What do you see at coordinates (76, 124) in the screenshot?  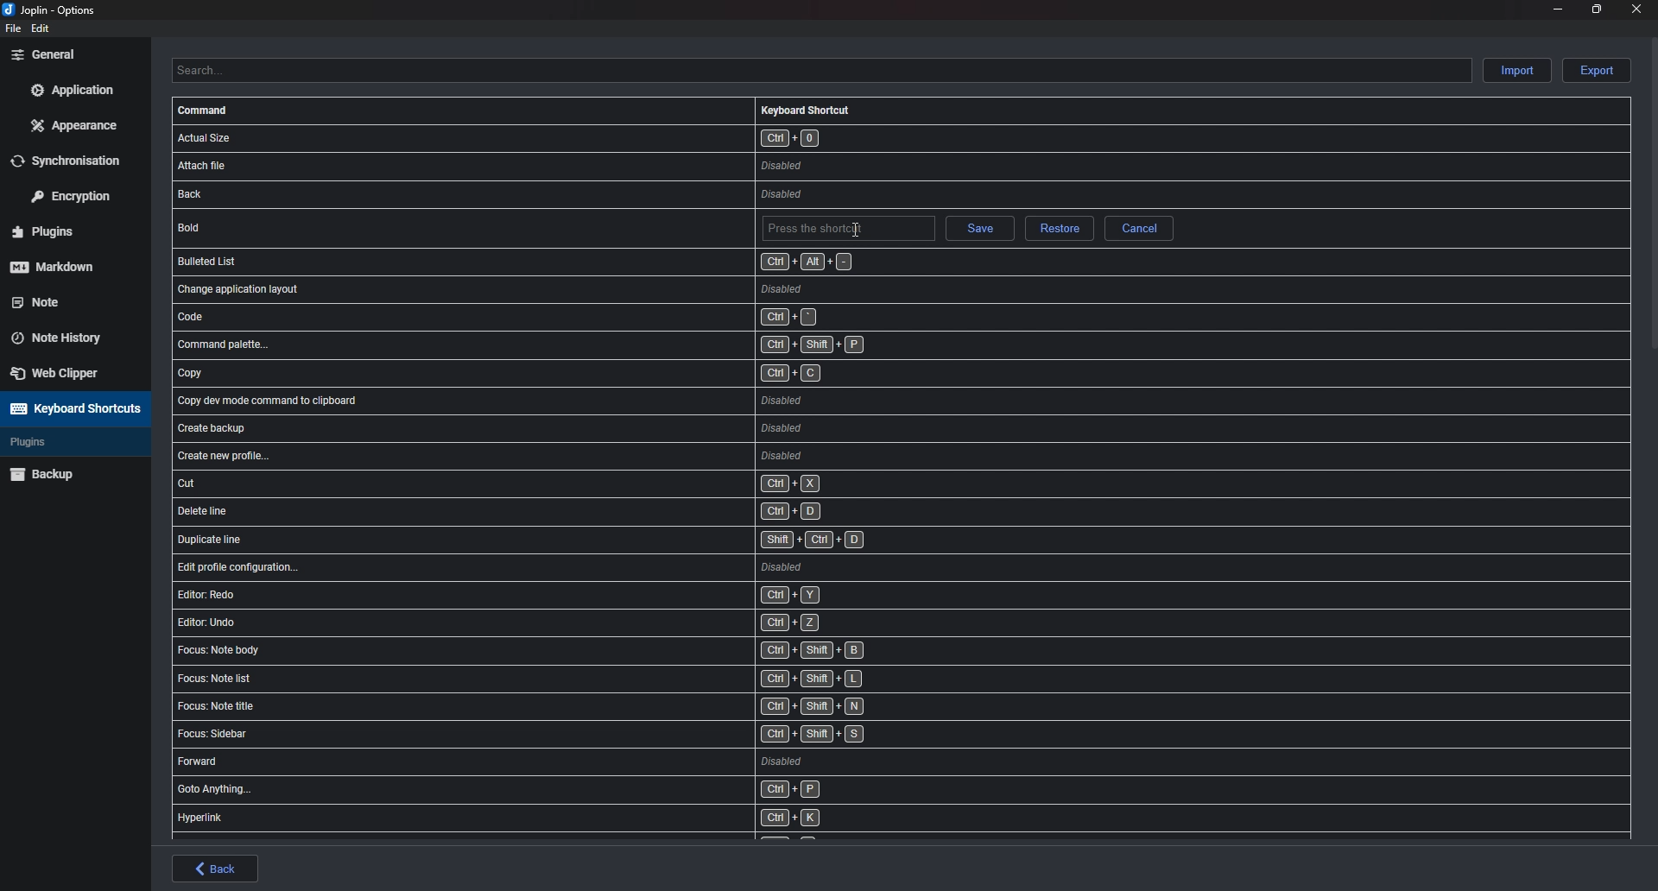 I see `Appearance` at bounding box center [76, 124].